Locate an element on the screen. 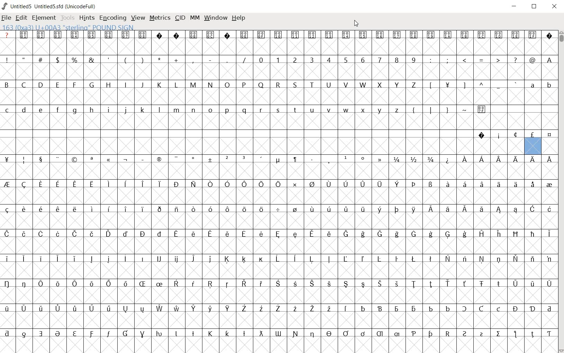 The width and height of the screenshot is (564, 353). Symbol is located at coordinates (75, 35).